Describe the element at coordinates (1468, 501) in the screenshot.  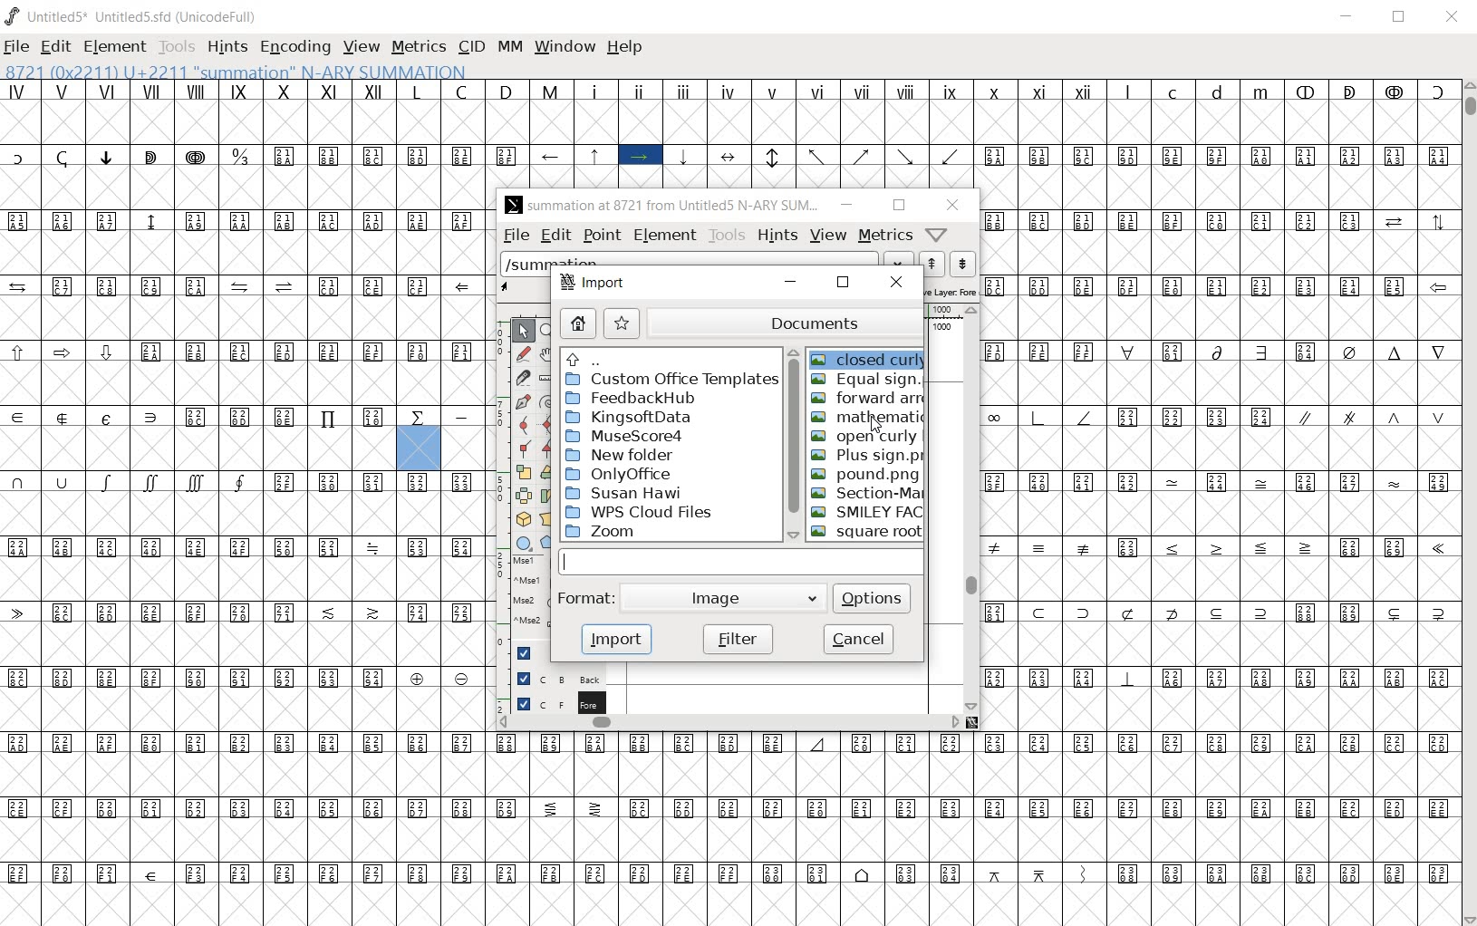
I see `SCROLLBAR` at that location.